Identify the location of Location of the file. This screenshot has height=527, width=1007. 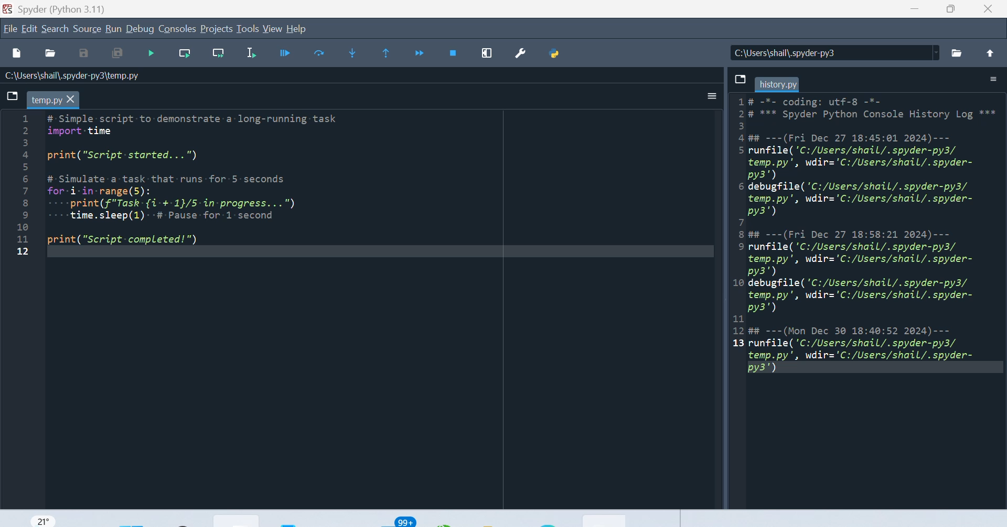
(831, 50).